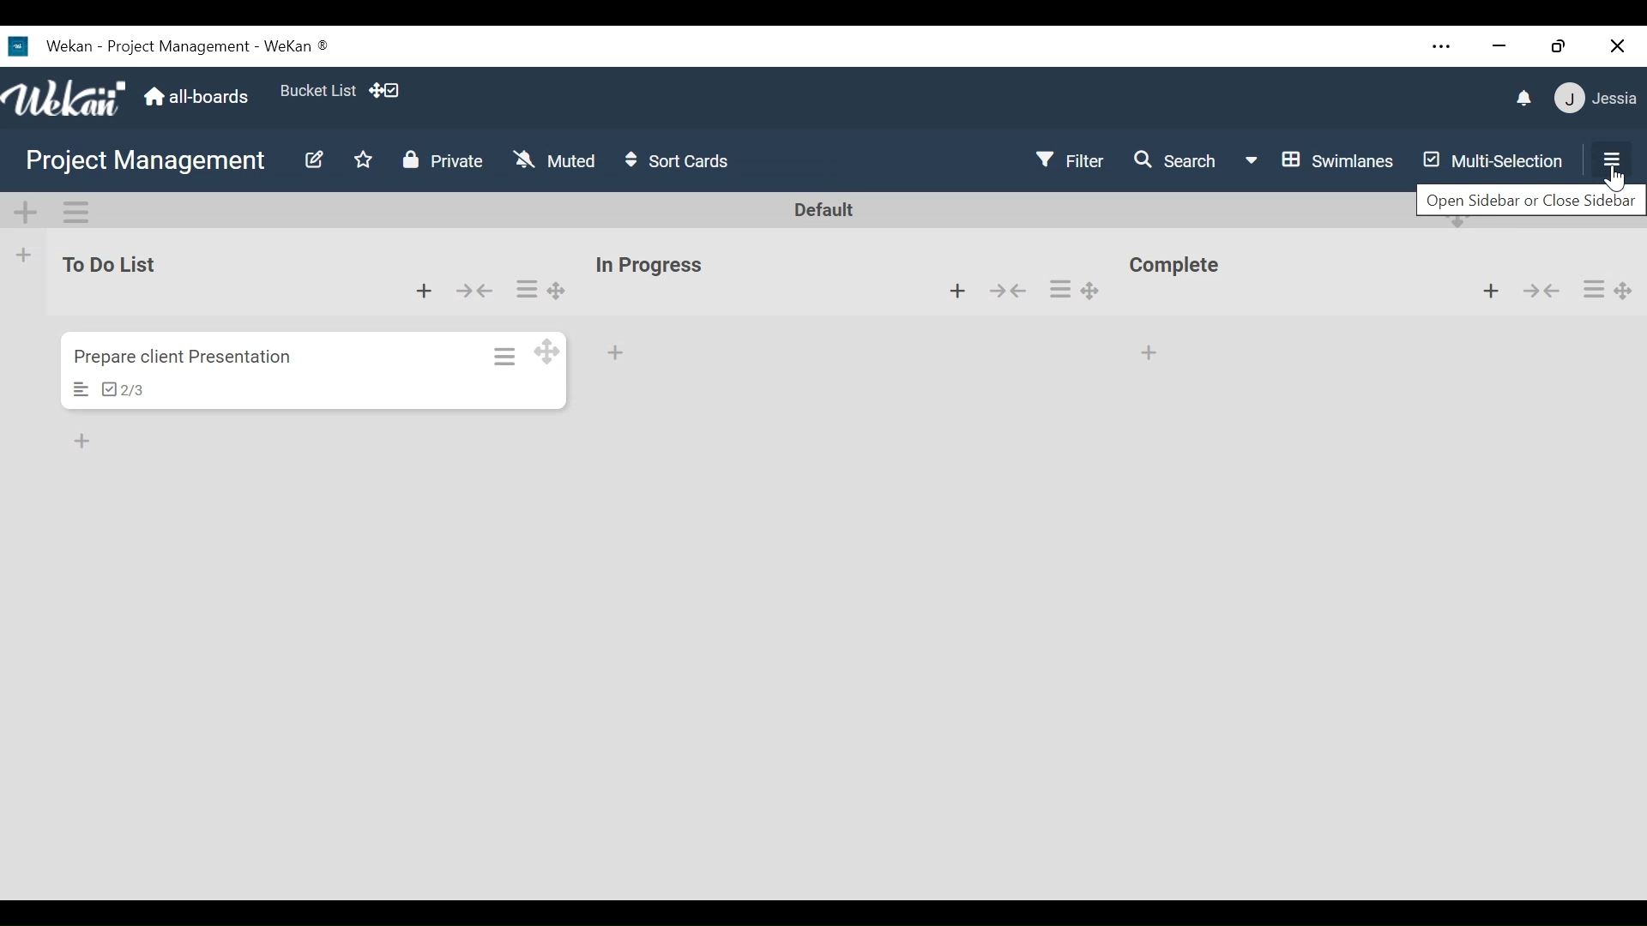 The image size is (1647, 926). I want to click on List Title, so click(106, 264).